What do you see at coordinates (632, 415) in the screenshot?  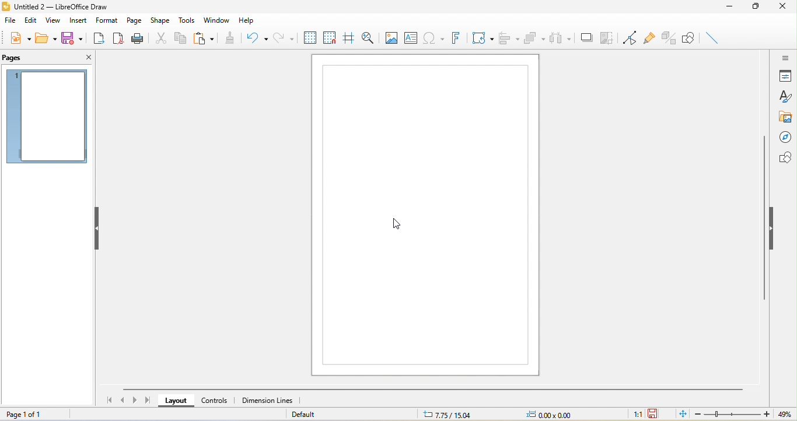 I see `1:1` at bounding box center [632, 415].